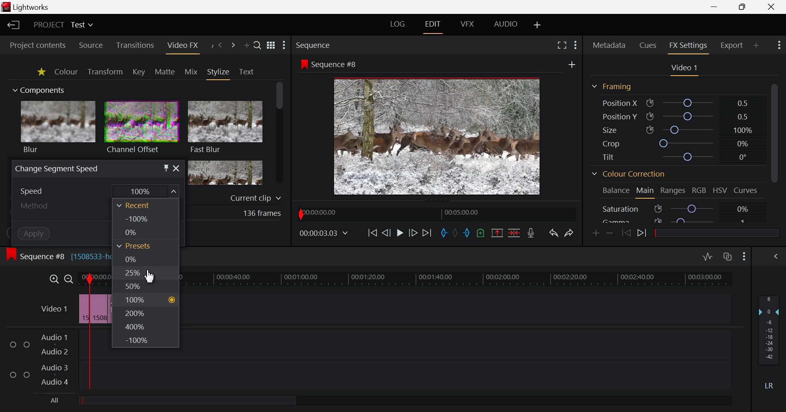  I want to click on Favorites, so click(40, 72).